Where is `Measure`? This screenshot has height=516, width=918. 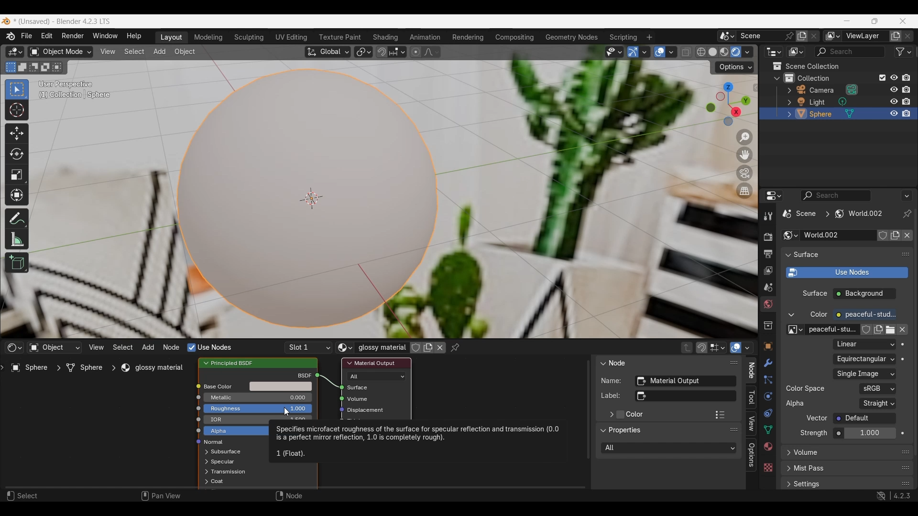 Measure is located at coordinates (16, 239).